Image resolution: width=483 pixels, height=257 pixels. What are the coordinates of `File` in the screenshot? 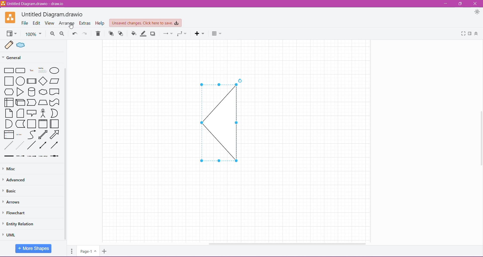 It's located at (25, 23).